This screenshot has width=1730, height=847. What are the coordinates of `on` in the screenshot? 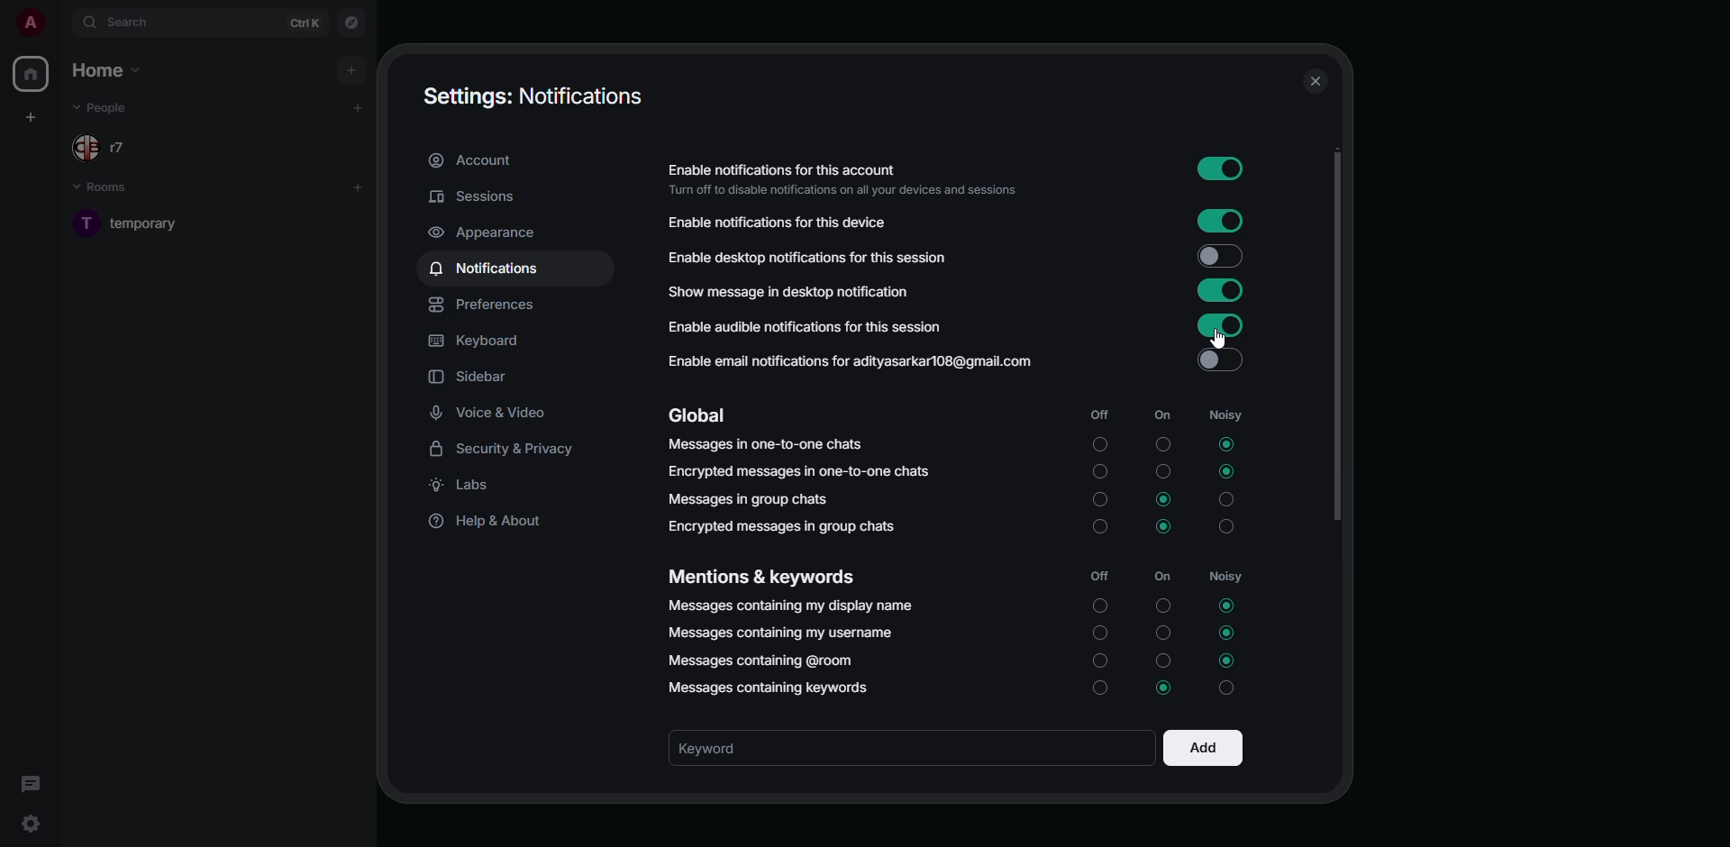 It's located at (1161, 602).